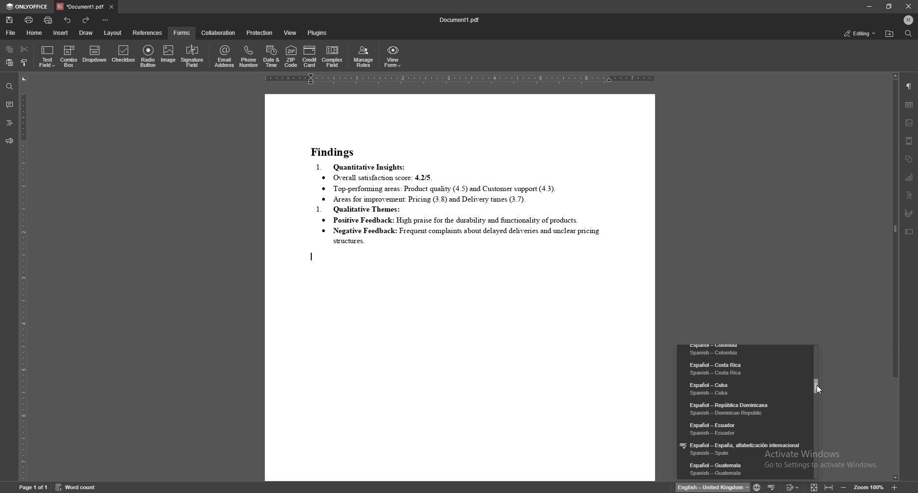  Describe the element at coordinates (60, 32) in the screenshot. I see `insert` at that location.